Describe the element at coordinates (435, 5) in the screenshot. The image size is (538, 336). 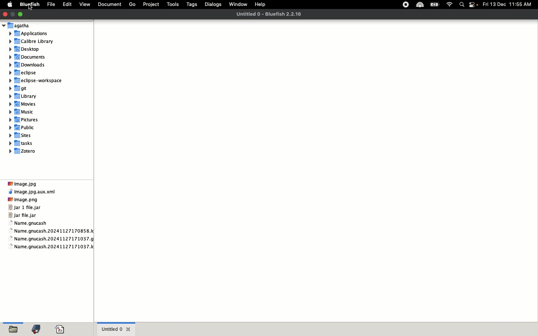
I see `Charge` at that location.